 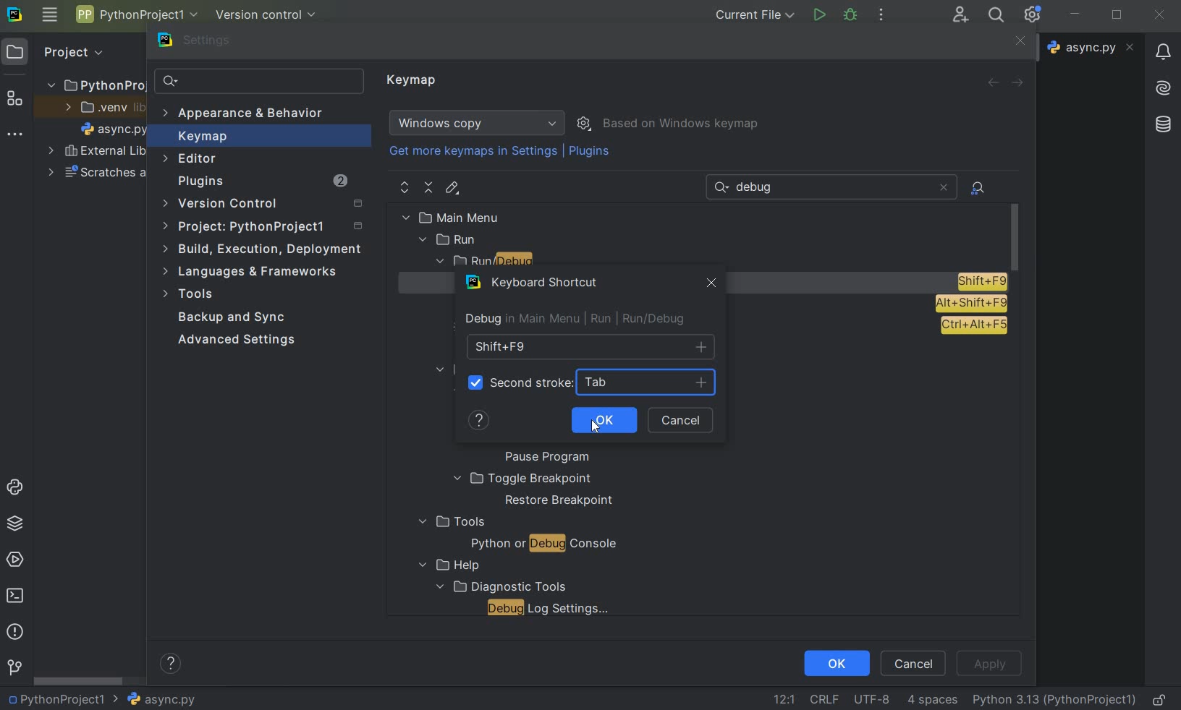 What do you see at coordinates (873, 698) in the screenshot?
I see `file encoding` at bounding box center [873, 698].